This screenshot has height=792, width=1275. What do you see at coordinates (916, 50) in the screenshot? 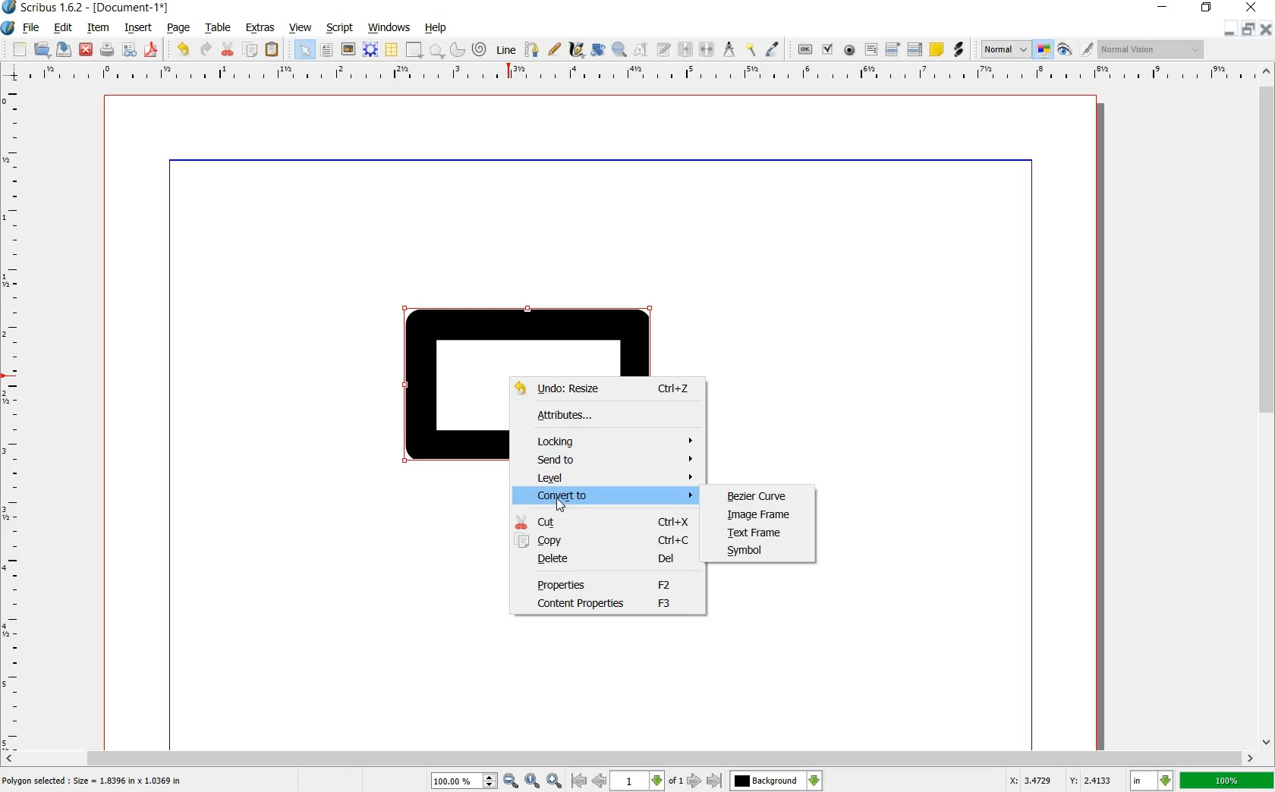
I see `pdf list box` at bounding box center [916, 50].